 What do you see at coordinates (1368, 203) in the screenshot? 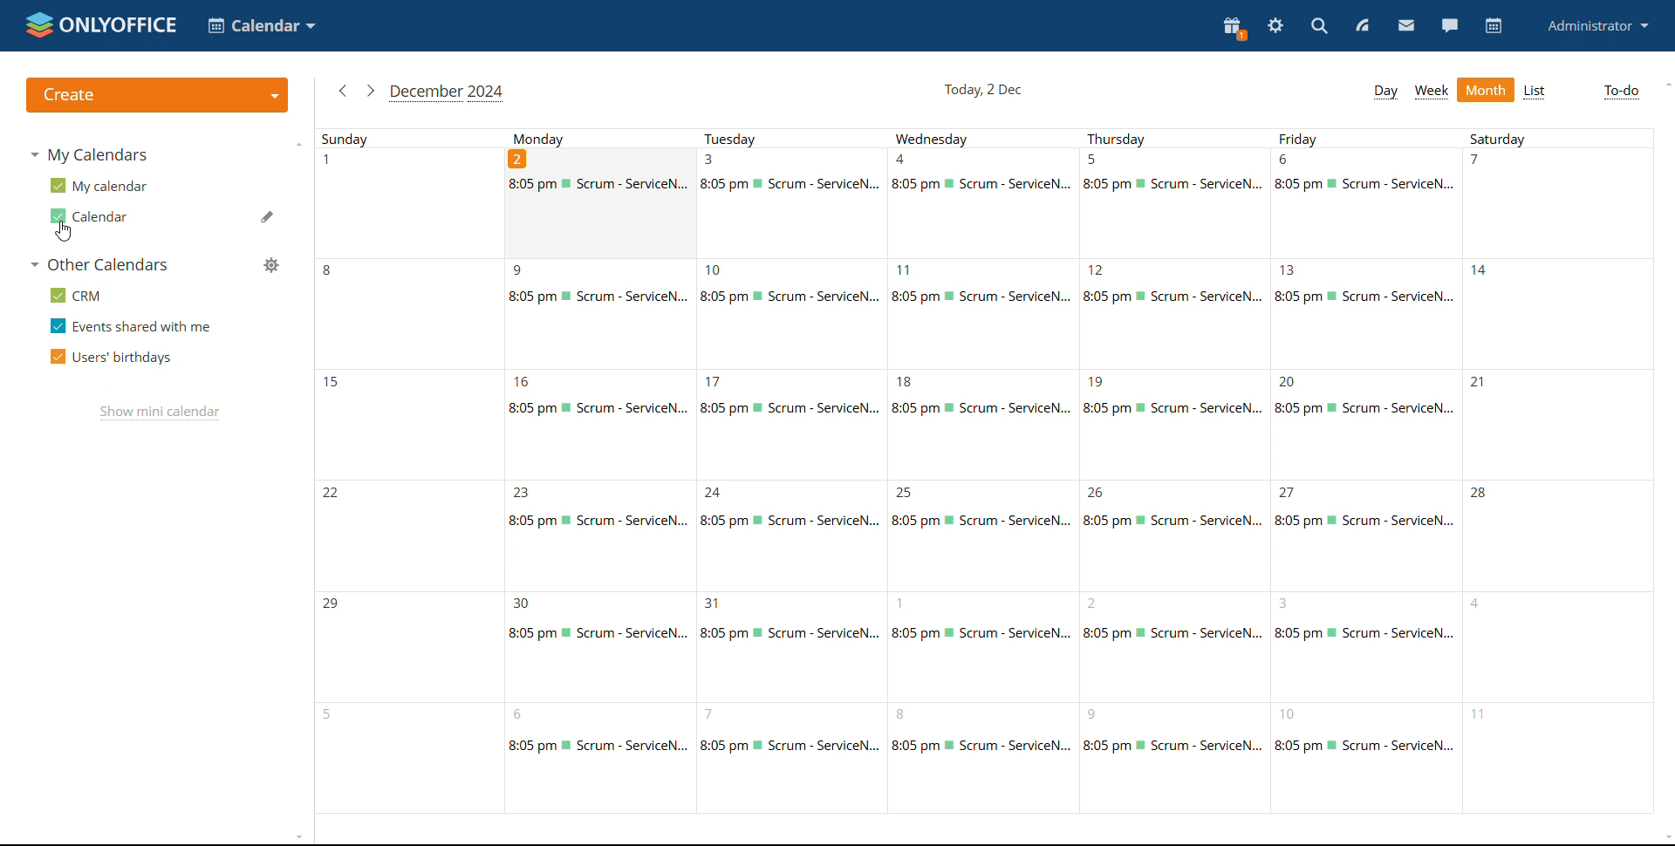
I see `6` at bounding box center [1368, 203].